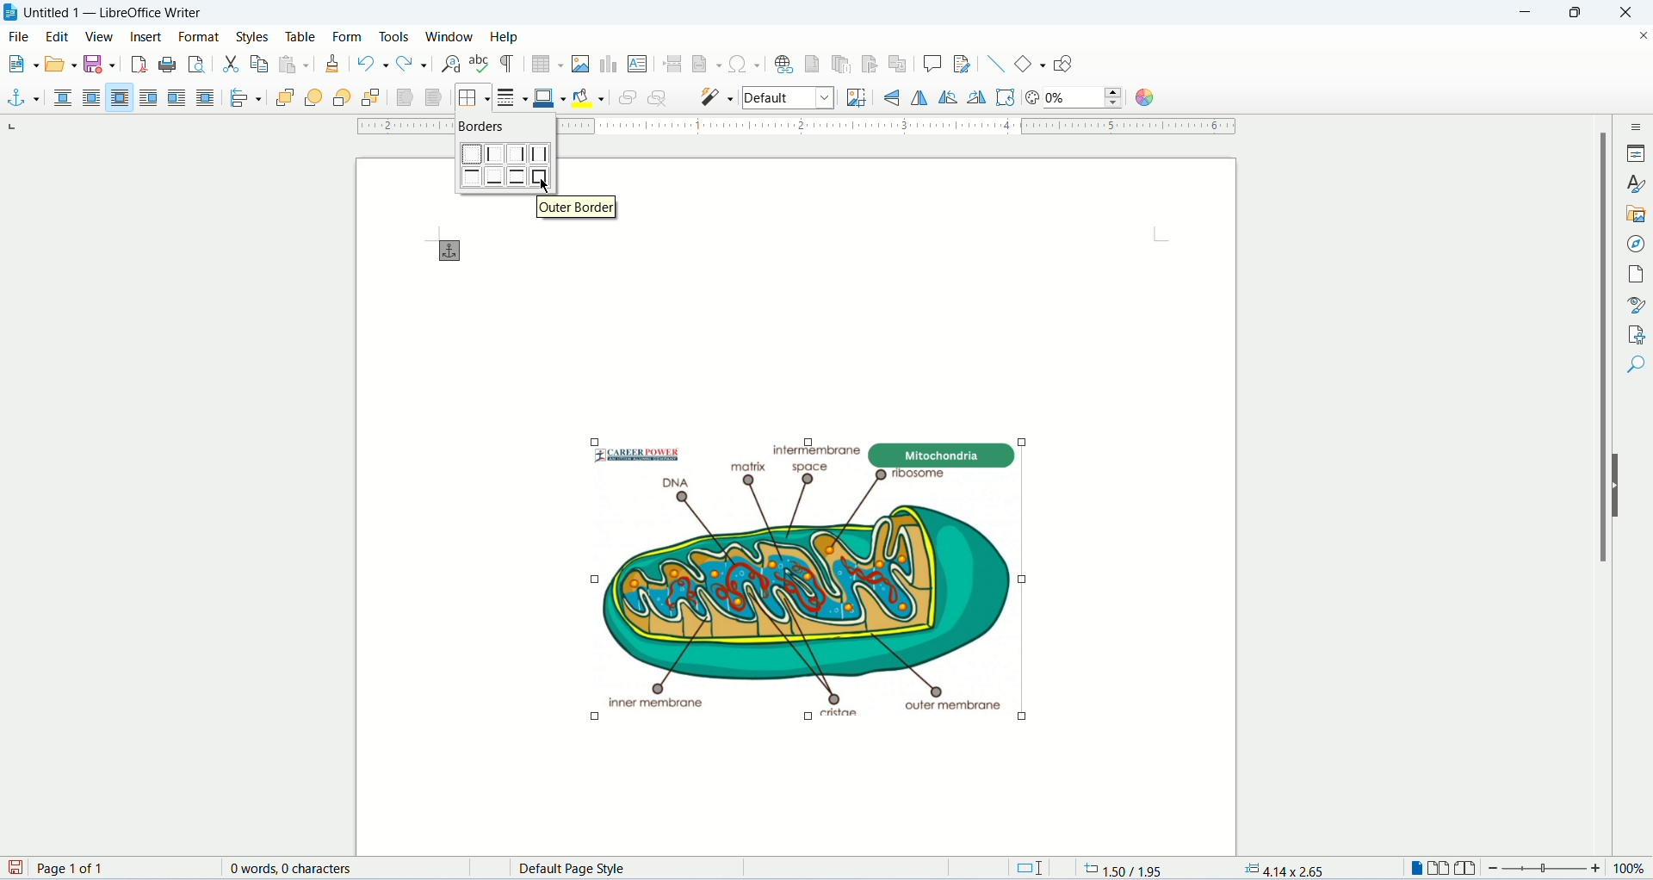 Image resolution: width=1653 pixels, height=880 pixels. What do you see at coordinates (294, 64) in the screenshot?
I see `paste` at bounding box center [294, 64].